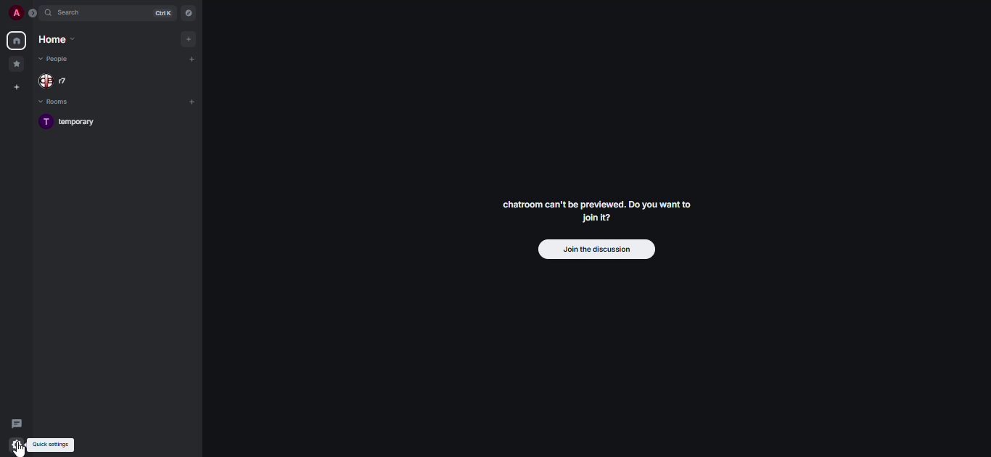  I want to click on rooms, so click(52, 103).